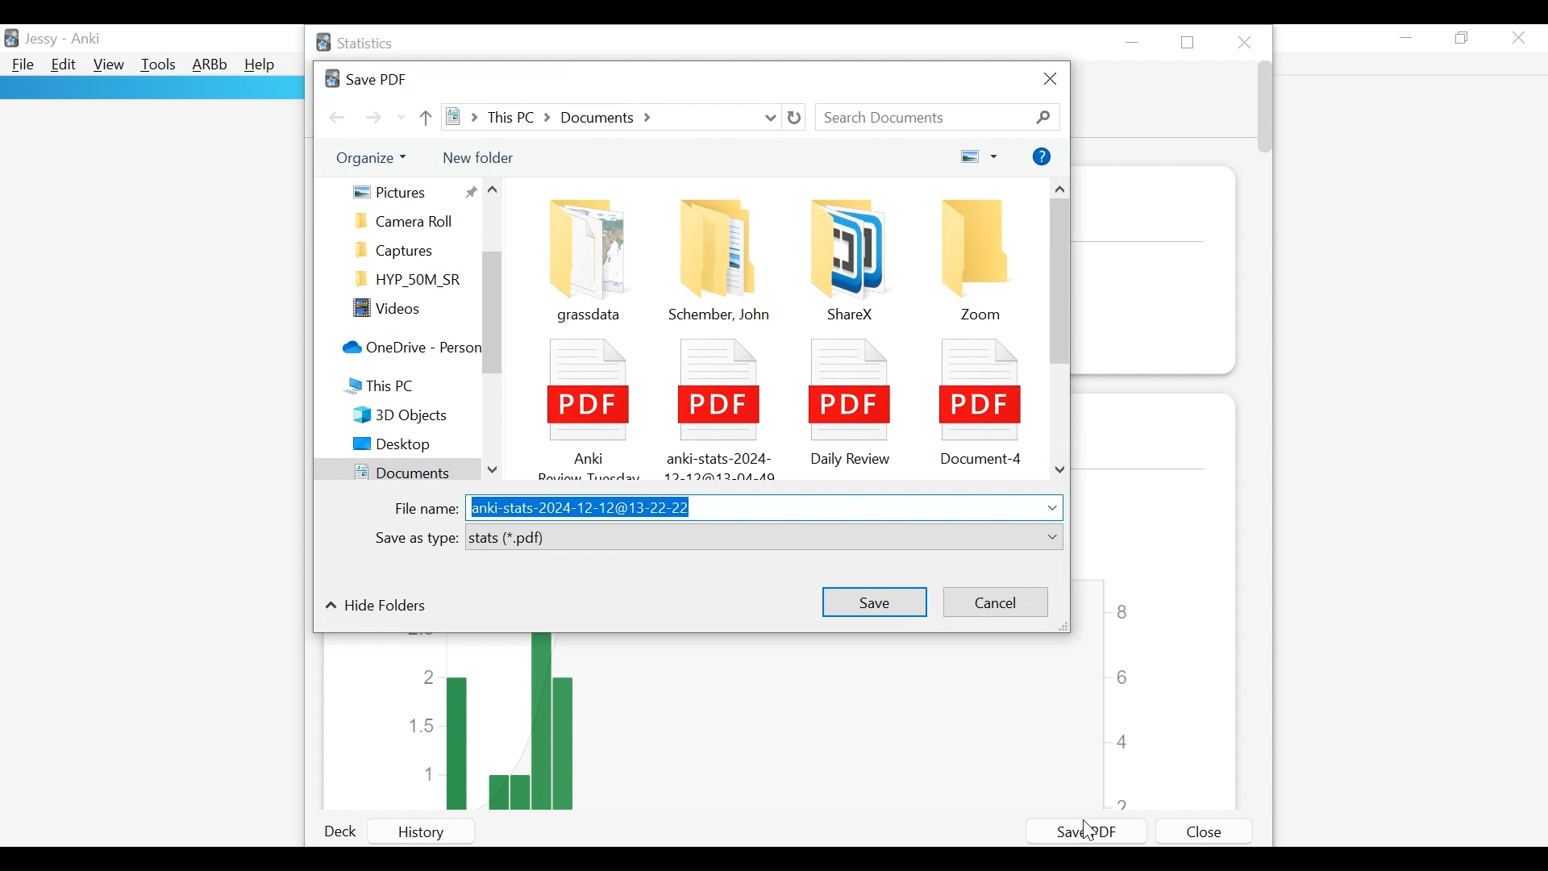 The image size is (1548, 871). What do you see at coordinates (397, 388) in the screenshot?
I see `This PC` at bounding box center [397, 388].